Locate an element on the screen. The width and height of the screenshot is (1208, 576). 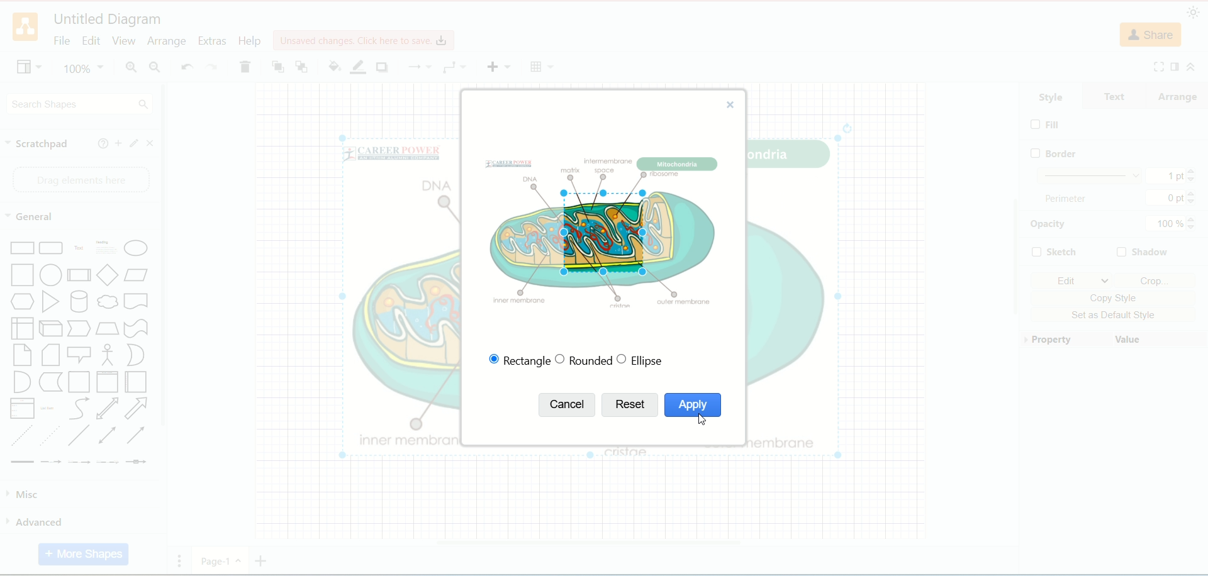
List Item is located at coordinates (48, 408).